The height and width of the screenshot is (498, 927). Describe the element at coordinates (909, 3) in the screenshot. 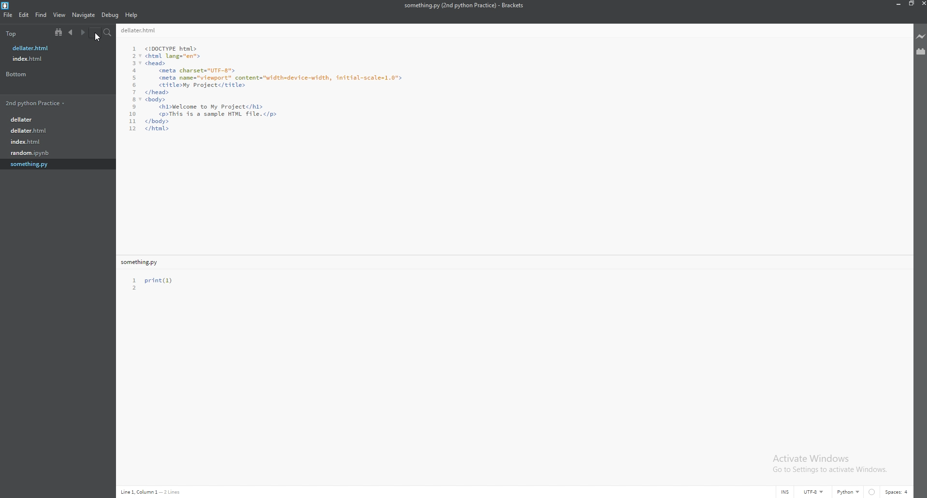

I see `resize` at that location.